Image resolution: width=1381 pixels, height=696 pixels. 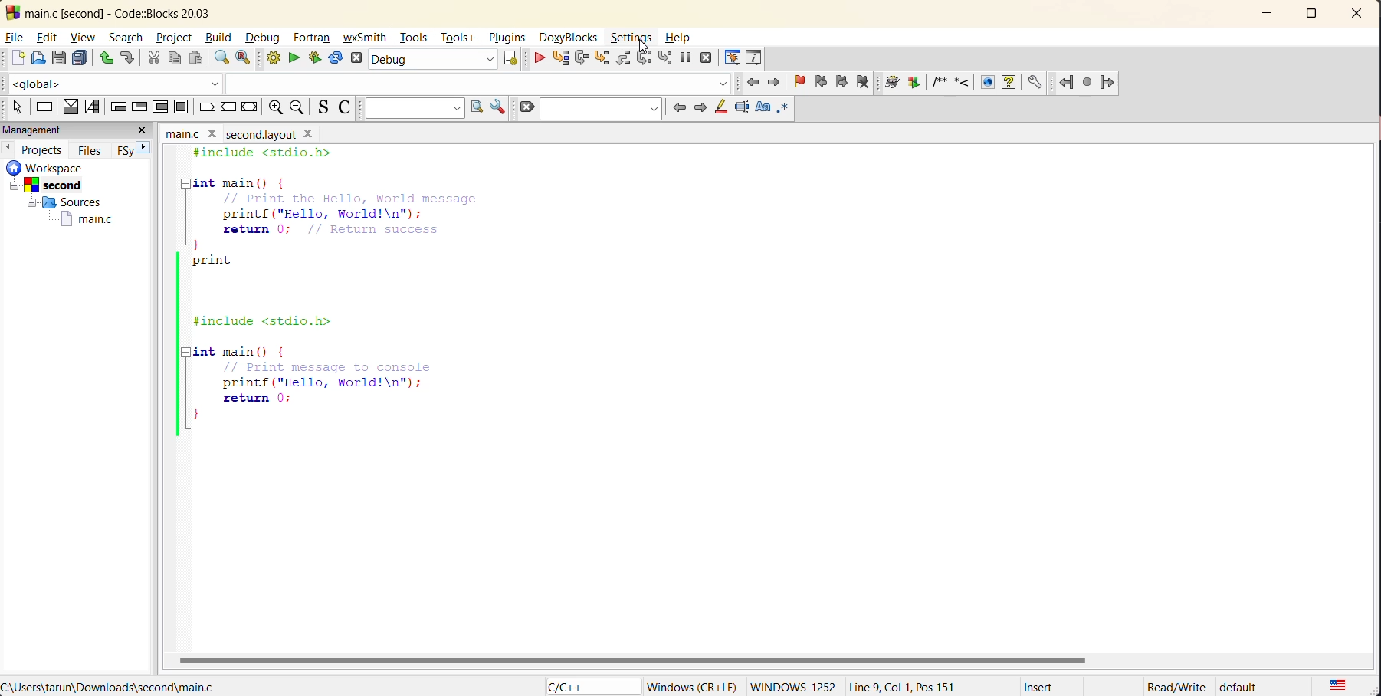 What do you see at coordinates (219, 59) in the screenshot?
I see `find` at bounding box center [219, 59].